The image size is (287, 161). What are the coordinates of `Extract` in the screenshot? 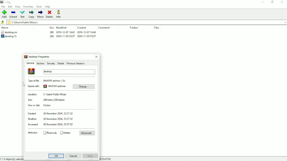 It's located at (13, 14).